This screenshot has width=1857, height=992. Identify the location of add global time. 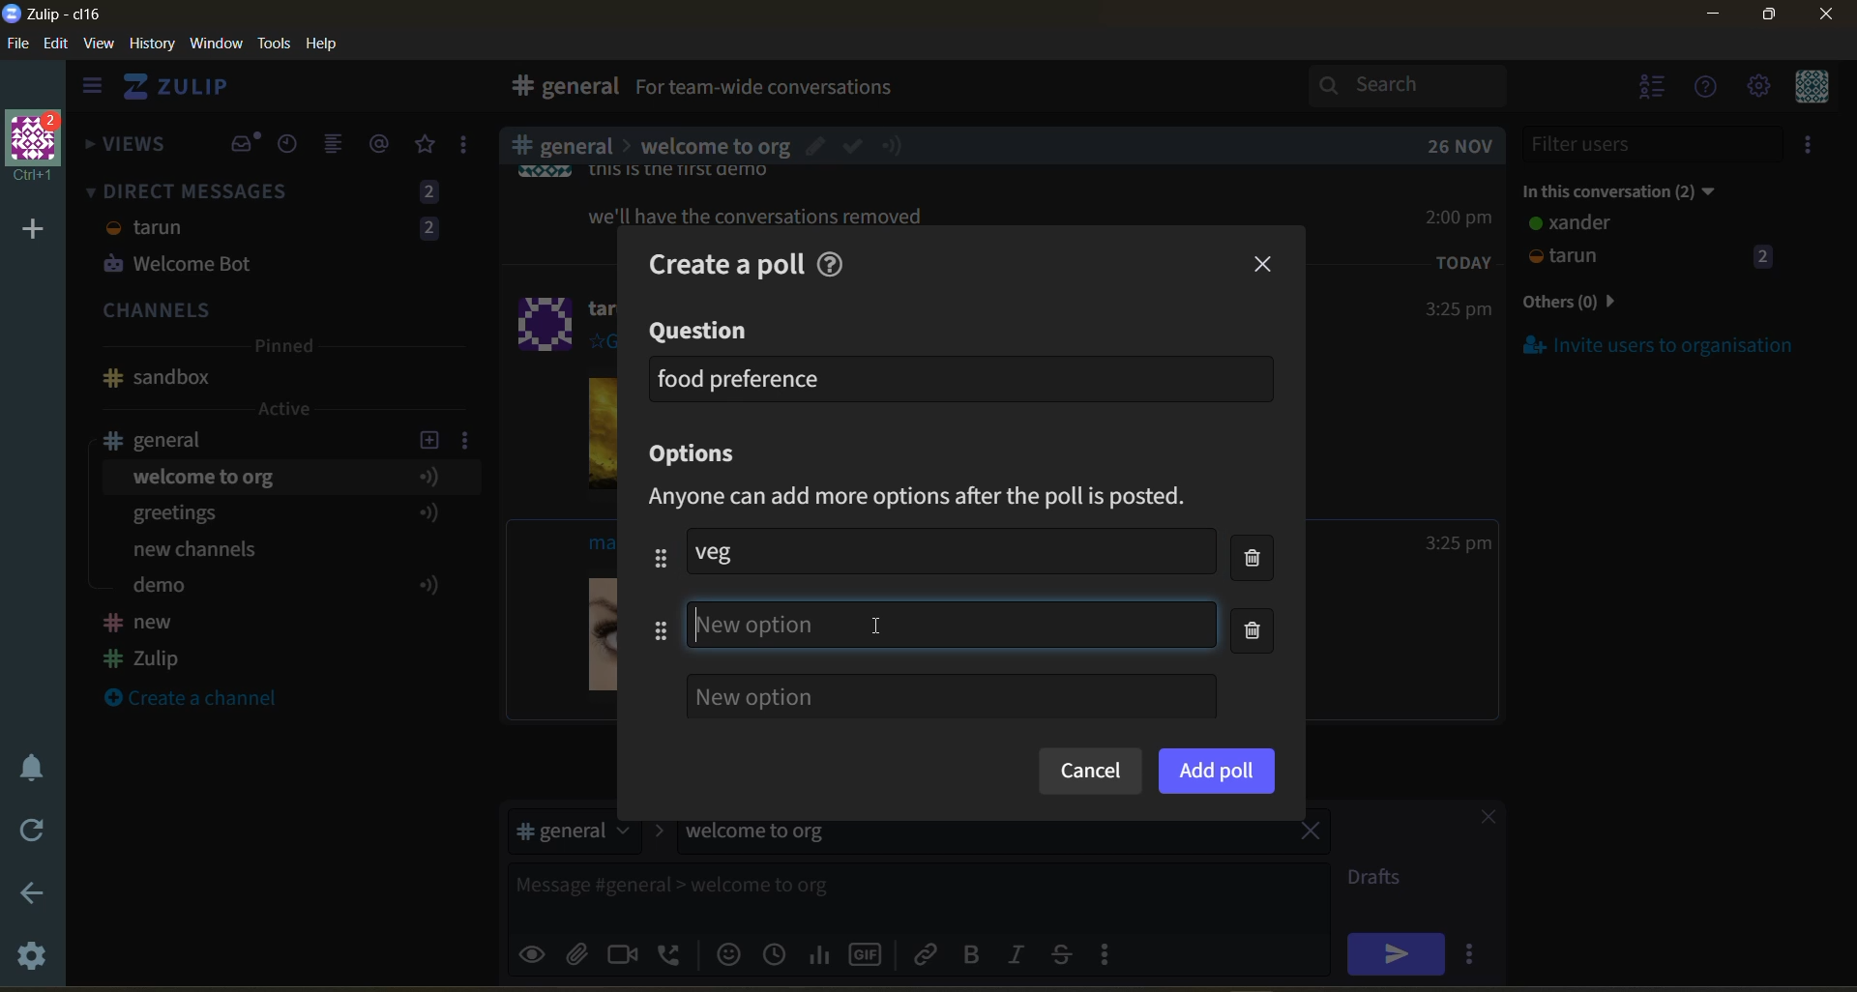
(779, 953).